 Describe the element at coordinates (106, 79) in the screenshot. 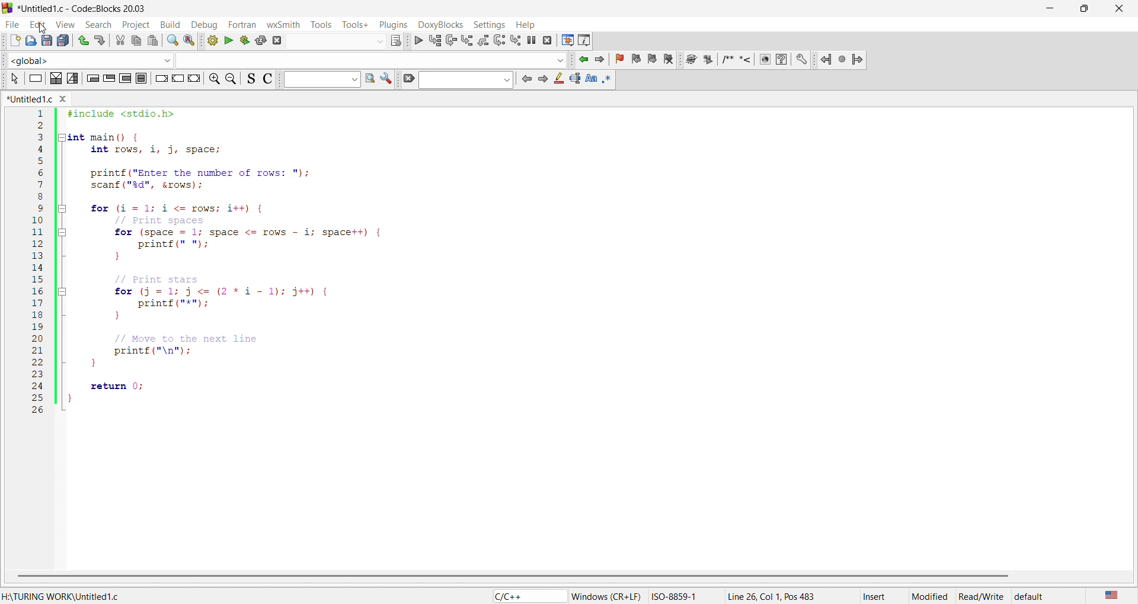

I see `icon` at that location.